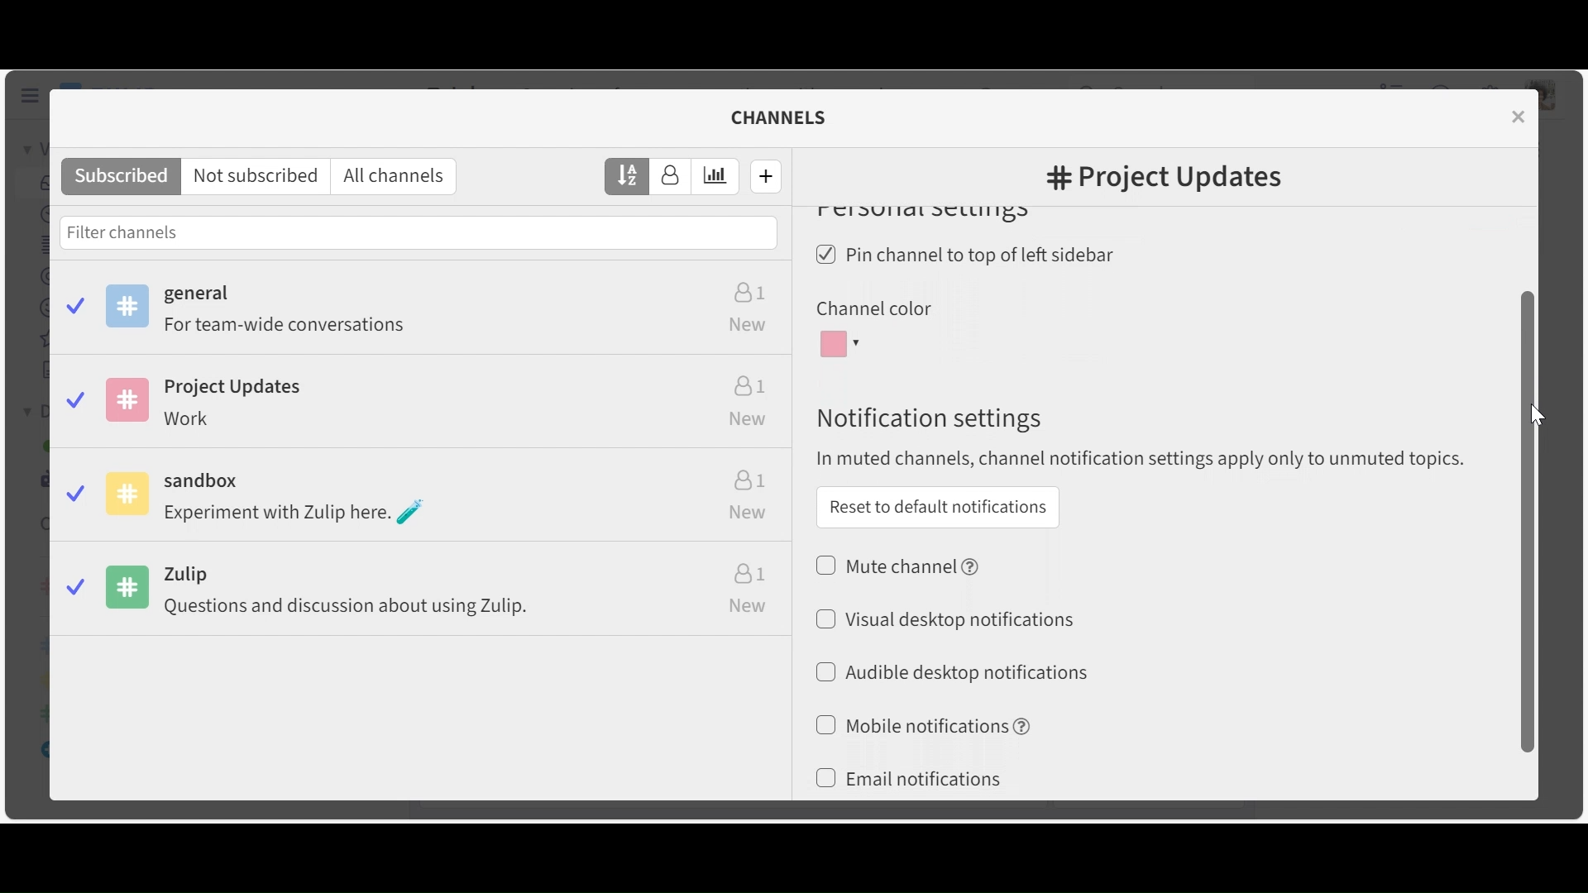 This screenshot has width=1588, height=893. Describe the element at coordinates (945, 618) in the screenshot. I see `(un)select Visual desktop notifications` at that location.